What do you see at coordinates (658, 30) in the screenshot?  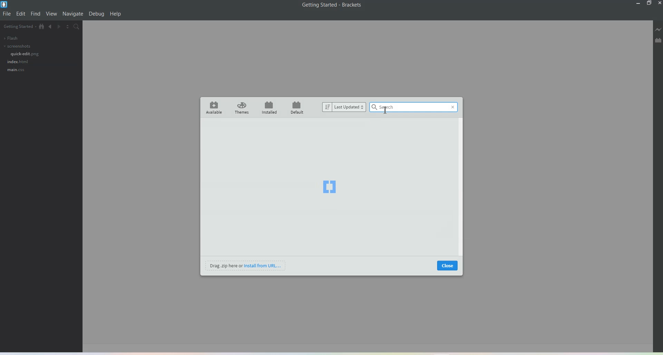 I see `Live Preview` at bounding box center [658, 30].